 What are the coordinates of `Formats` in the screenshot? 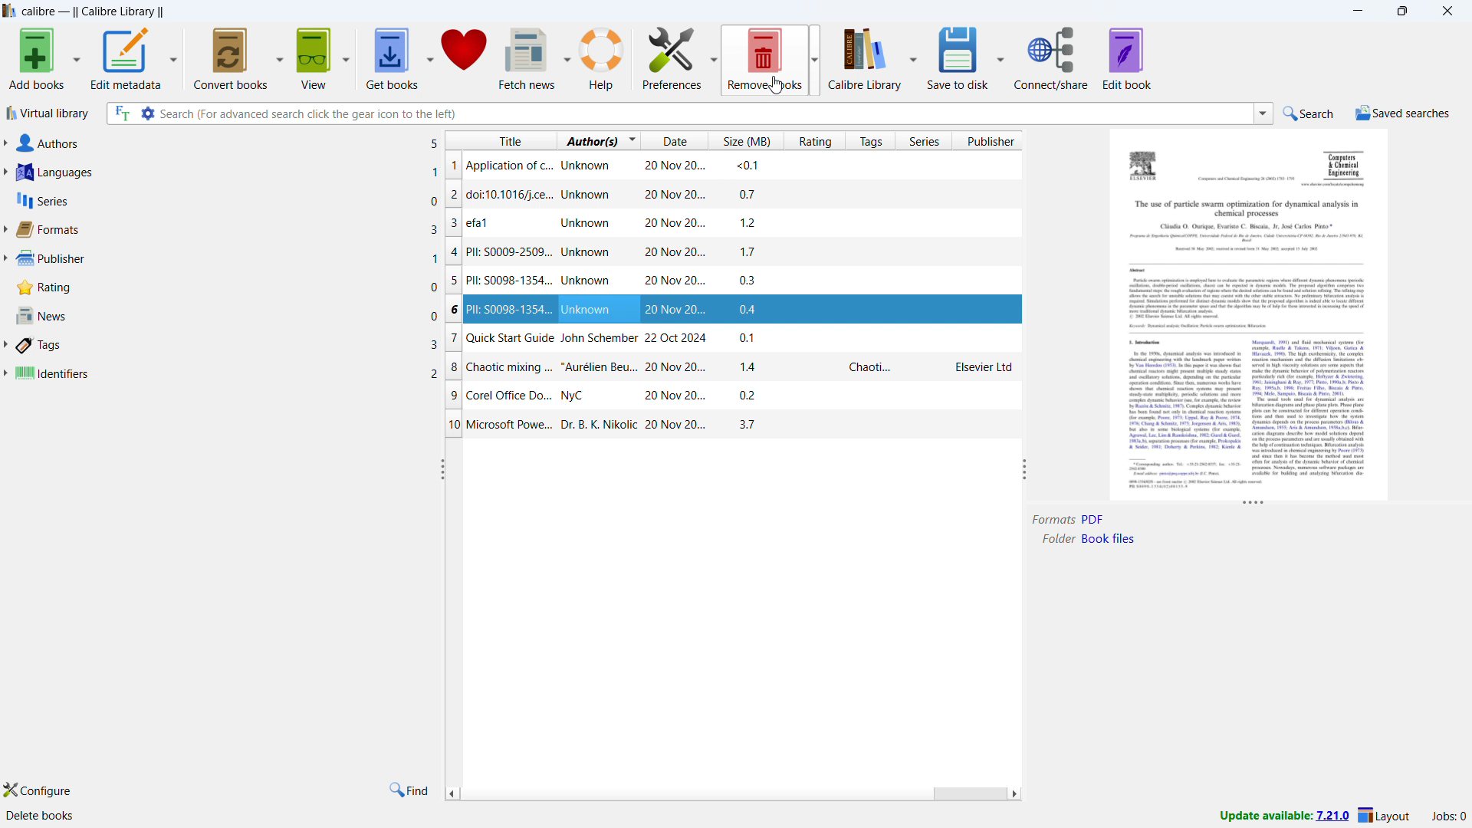 It's located at (1053, 520).